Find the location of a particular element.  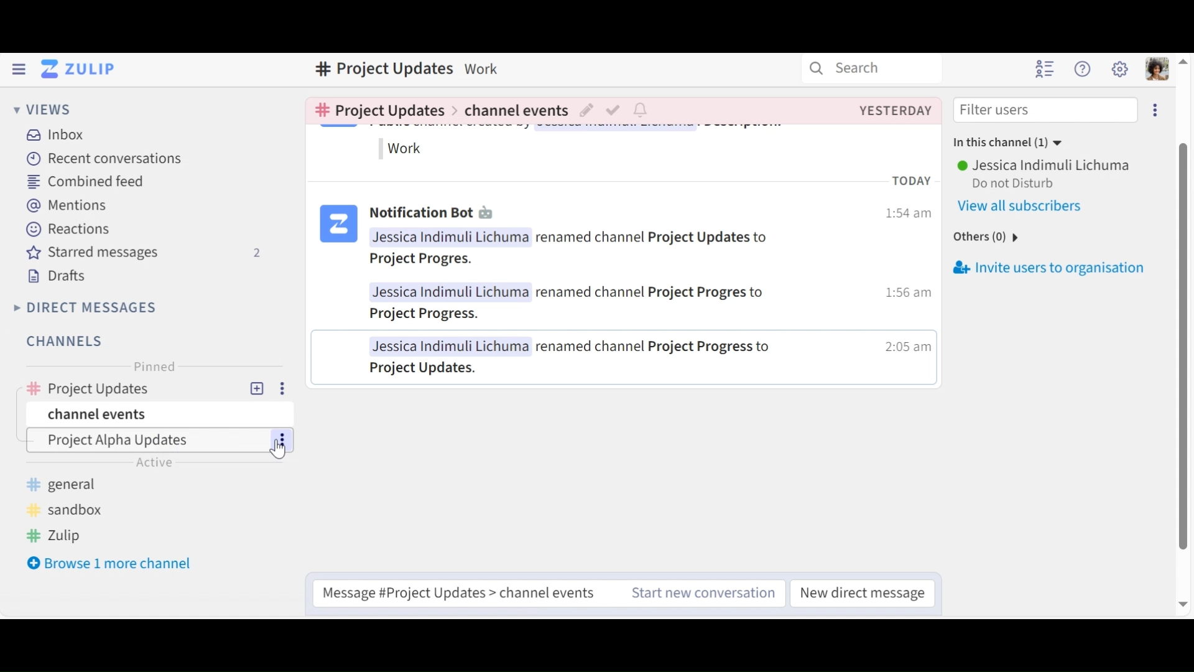

Drafts is located at coordinates (57, 276).